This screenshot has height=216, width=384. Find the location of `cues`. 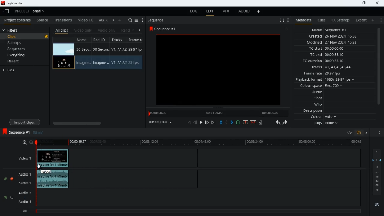

cues is located at coordinates (322, 20).